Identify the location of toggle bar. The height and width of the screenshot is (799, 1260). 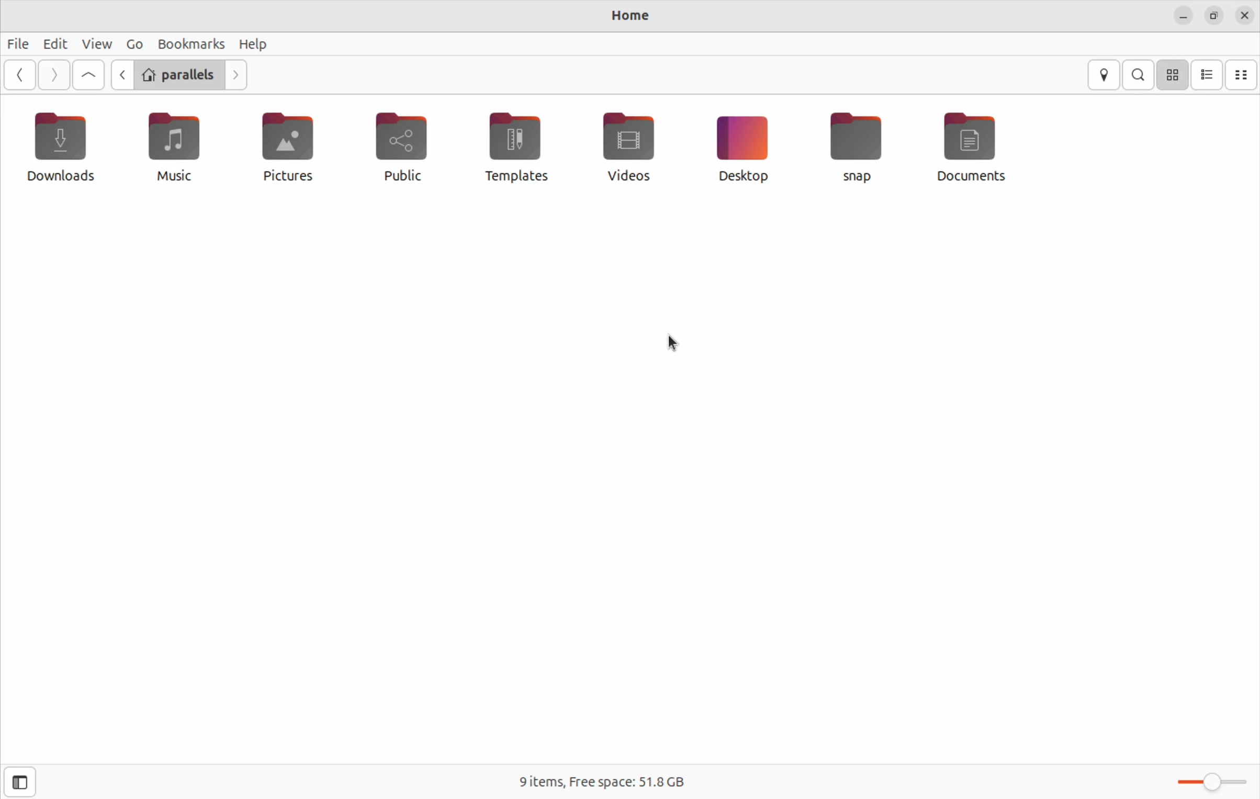
(1214, 778).